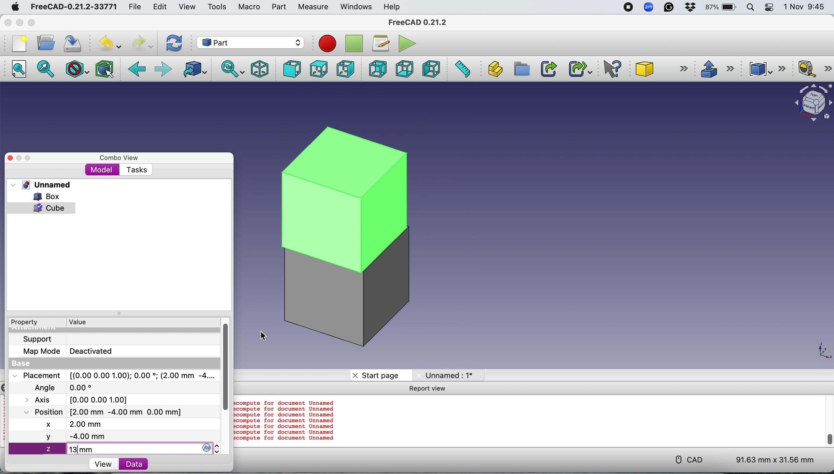  What do you see at coordinates (264, 338) in the screenshot?
I see `cursor` at bounding box center [264, 338].